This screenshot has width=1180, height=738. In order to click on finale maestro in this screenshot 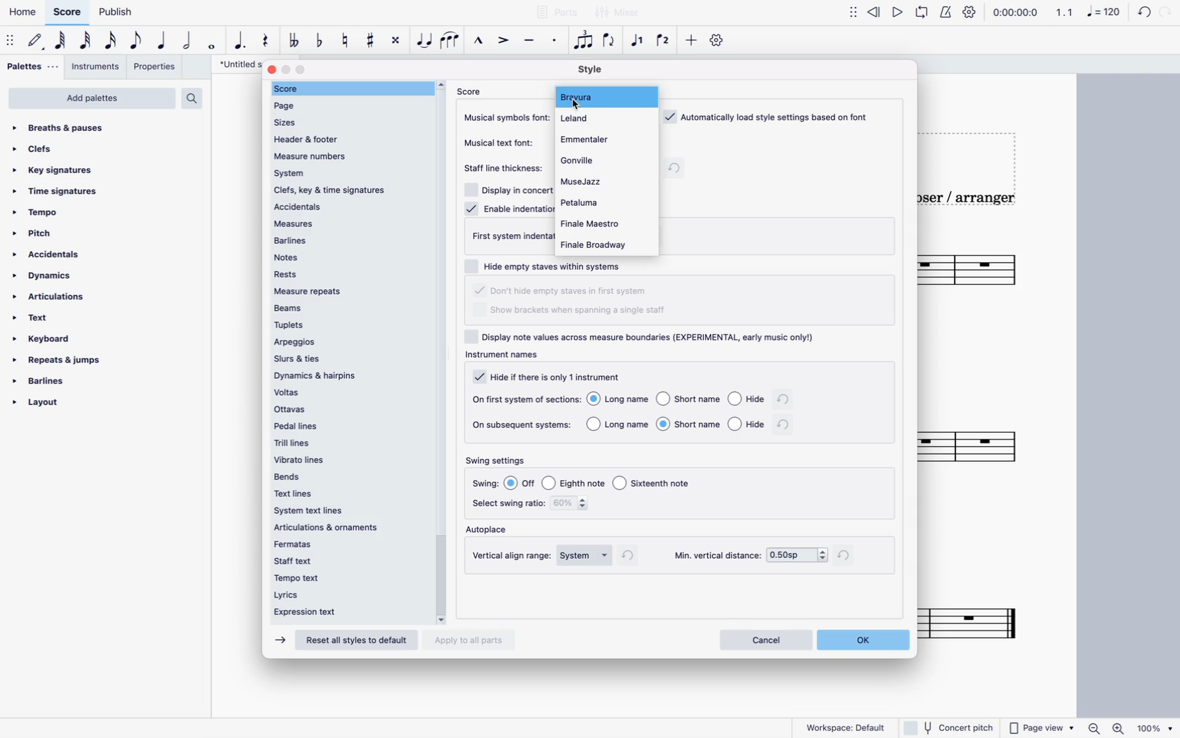, I will do `click(595, 224)`.